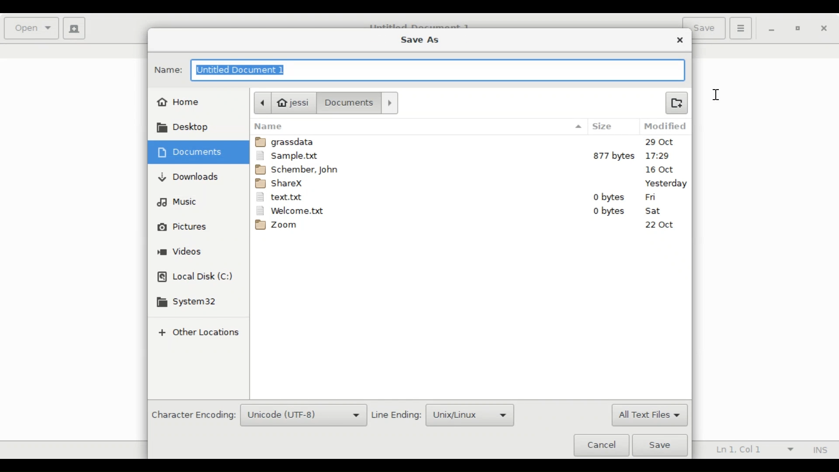 This screenshot has width=839, height=472. What do you see at coordinates (717, 95) in the screenshot?
I see `cursor` at bounding box center [717, 95].